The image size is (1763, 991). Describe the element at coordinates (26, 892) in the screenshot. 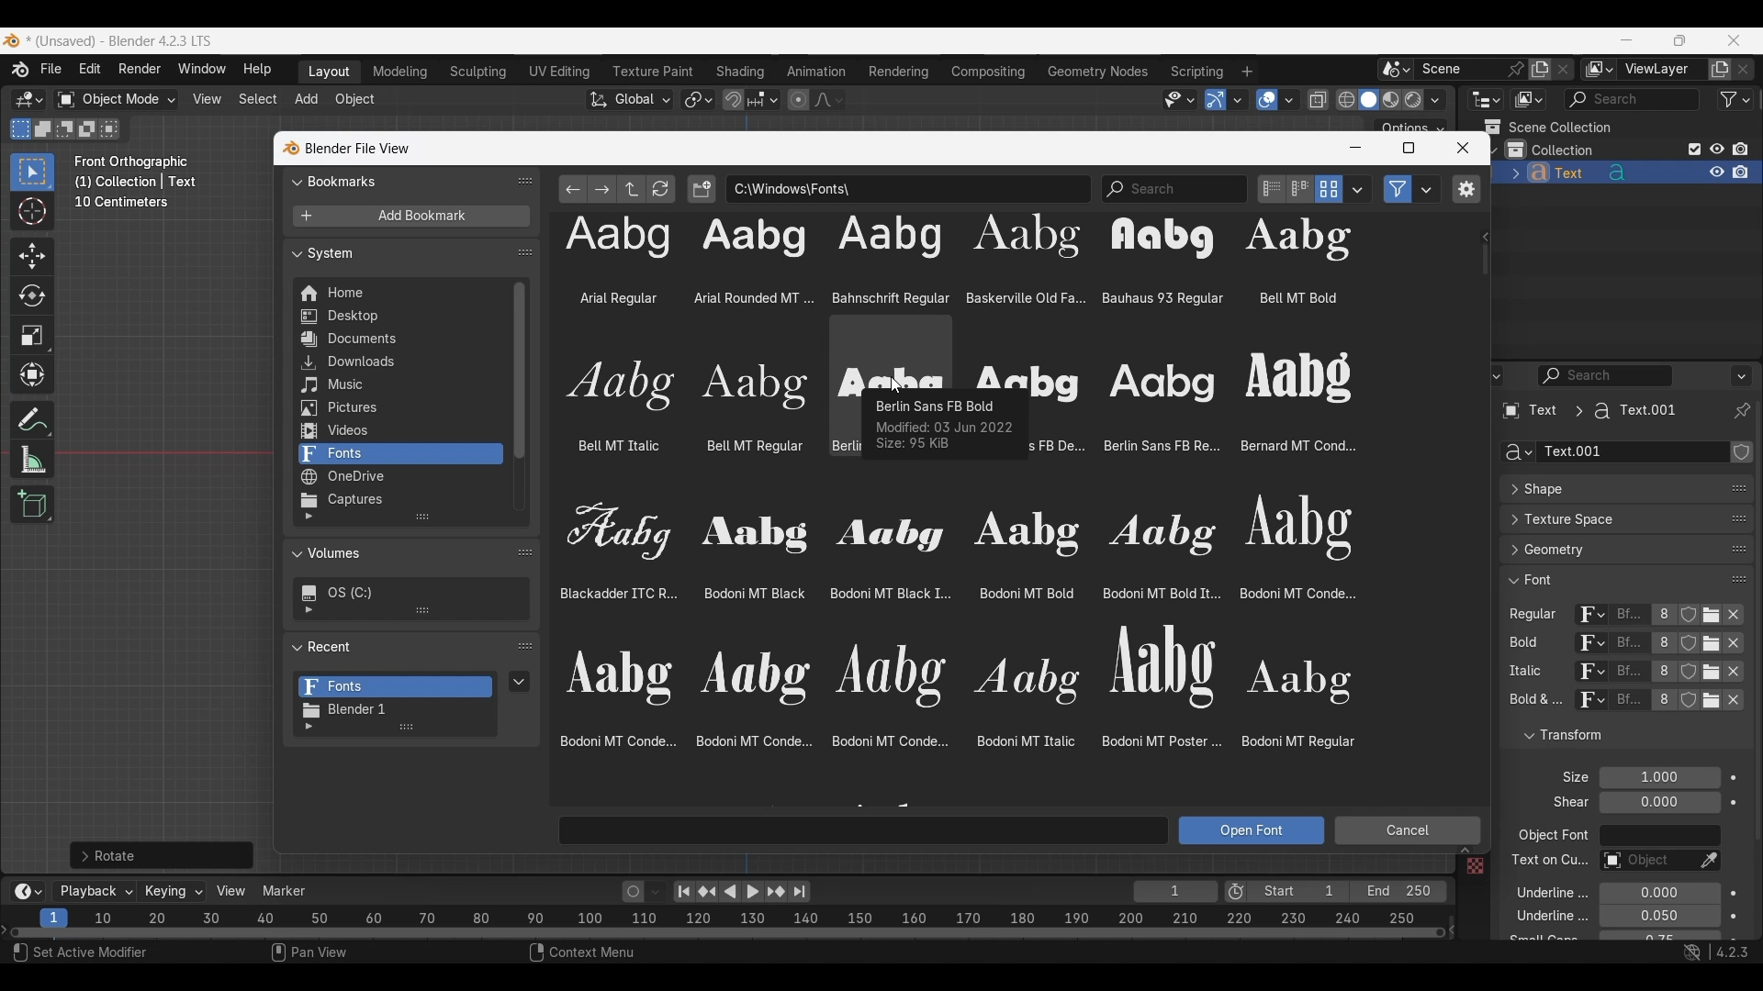

I see `More options` at that location.